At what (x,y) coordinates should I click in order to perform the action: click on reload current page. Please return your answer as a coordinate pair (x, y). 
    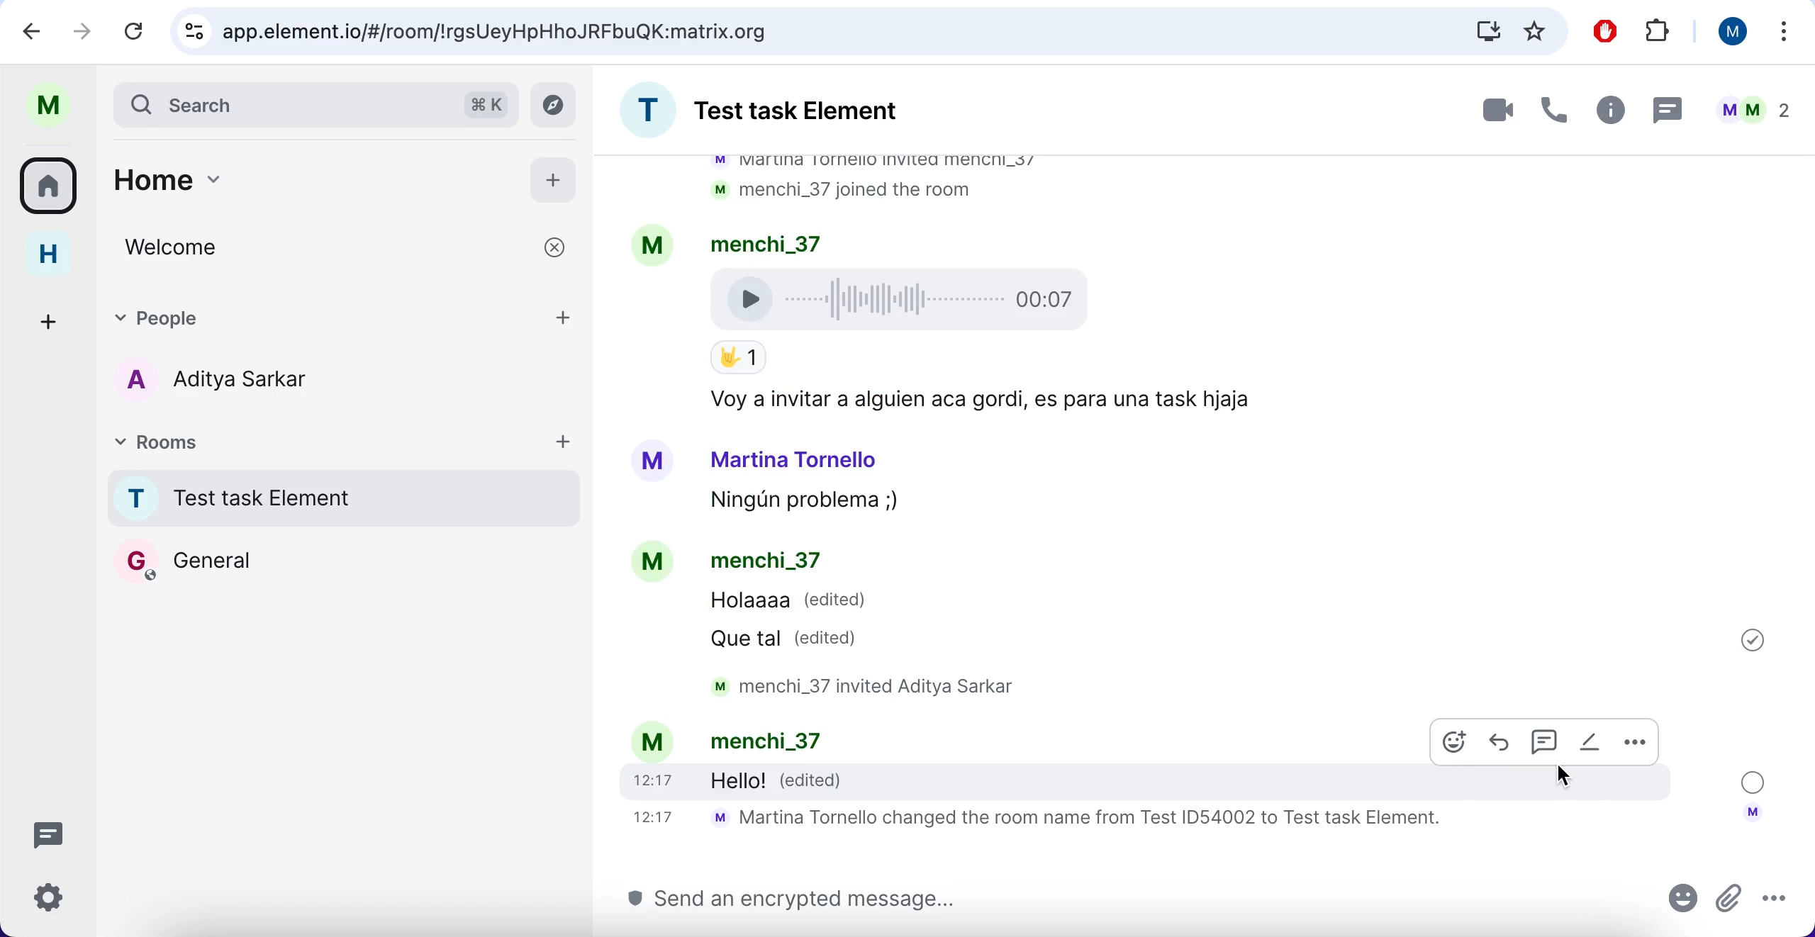
    Looking at the image, I should click on (140, 30).